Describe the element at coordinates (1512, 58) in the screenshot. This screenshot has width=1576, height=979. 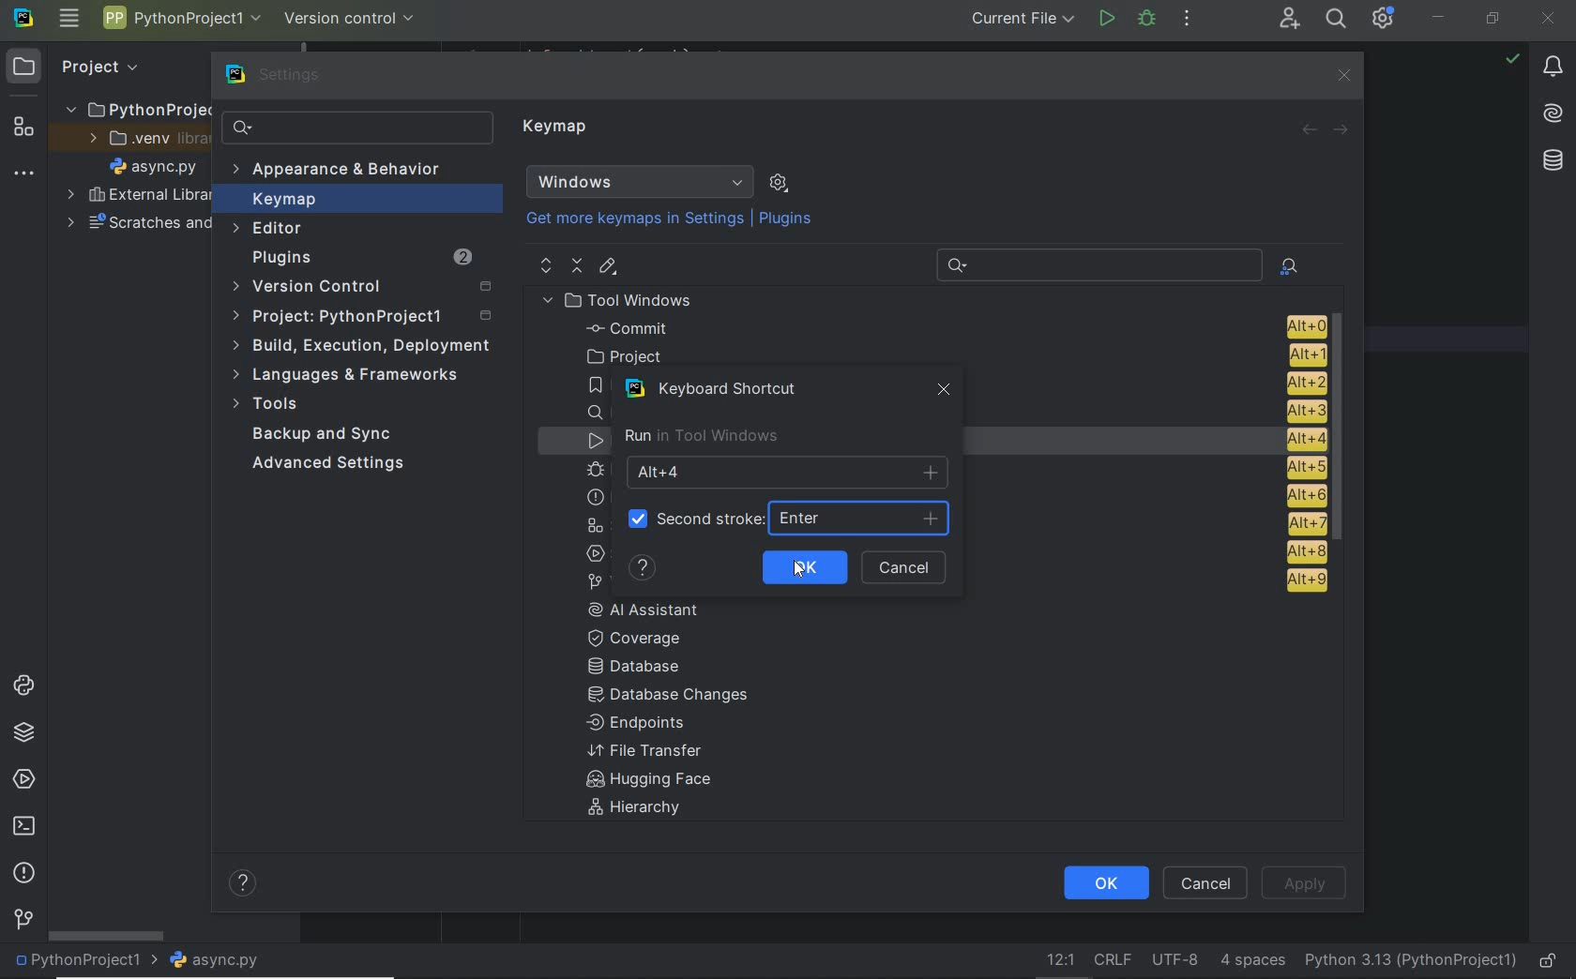
I see `no problems` at that location.